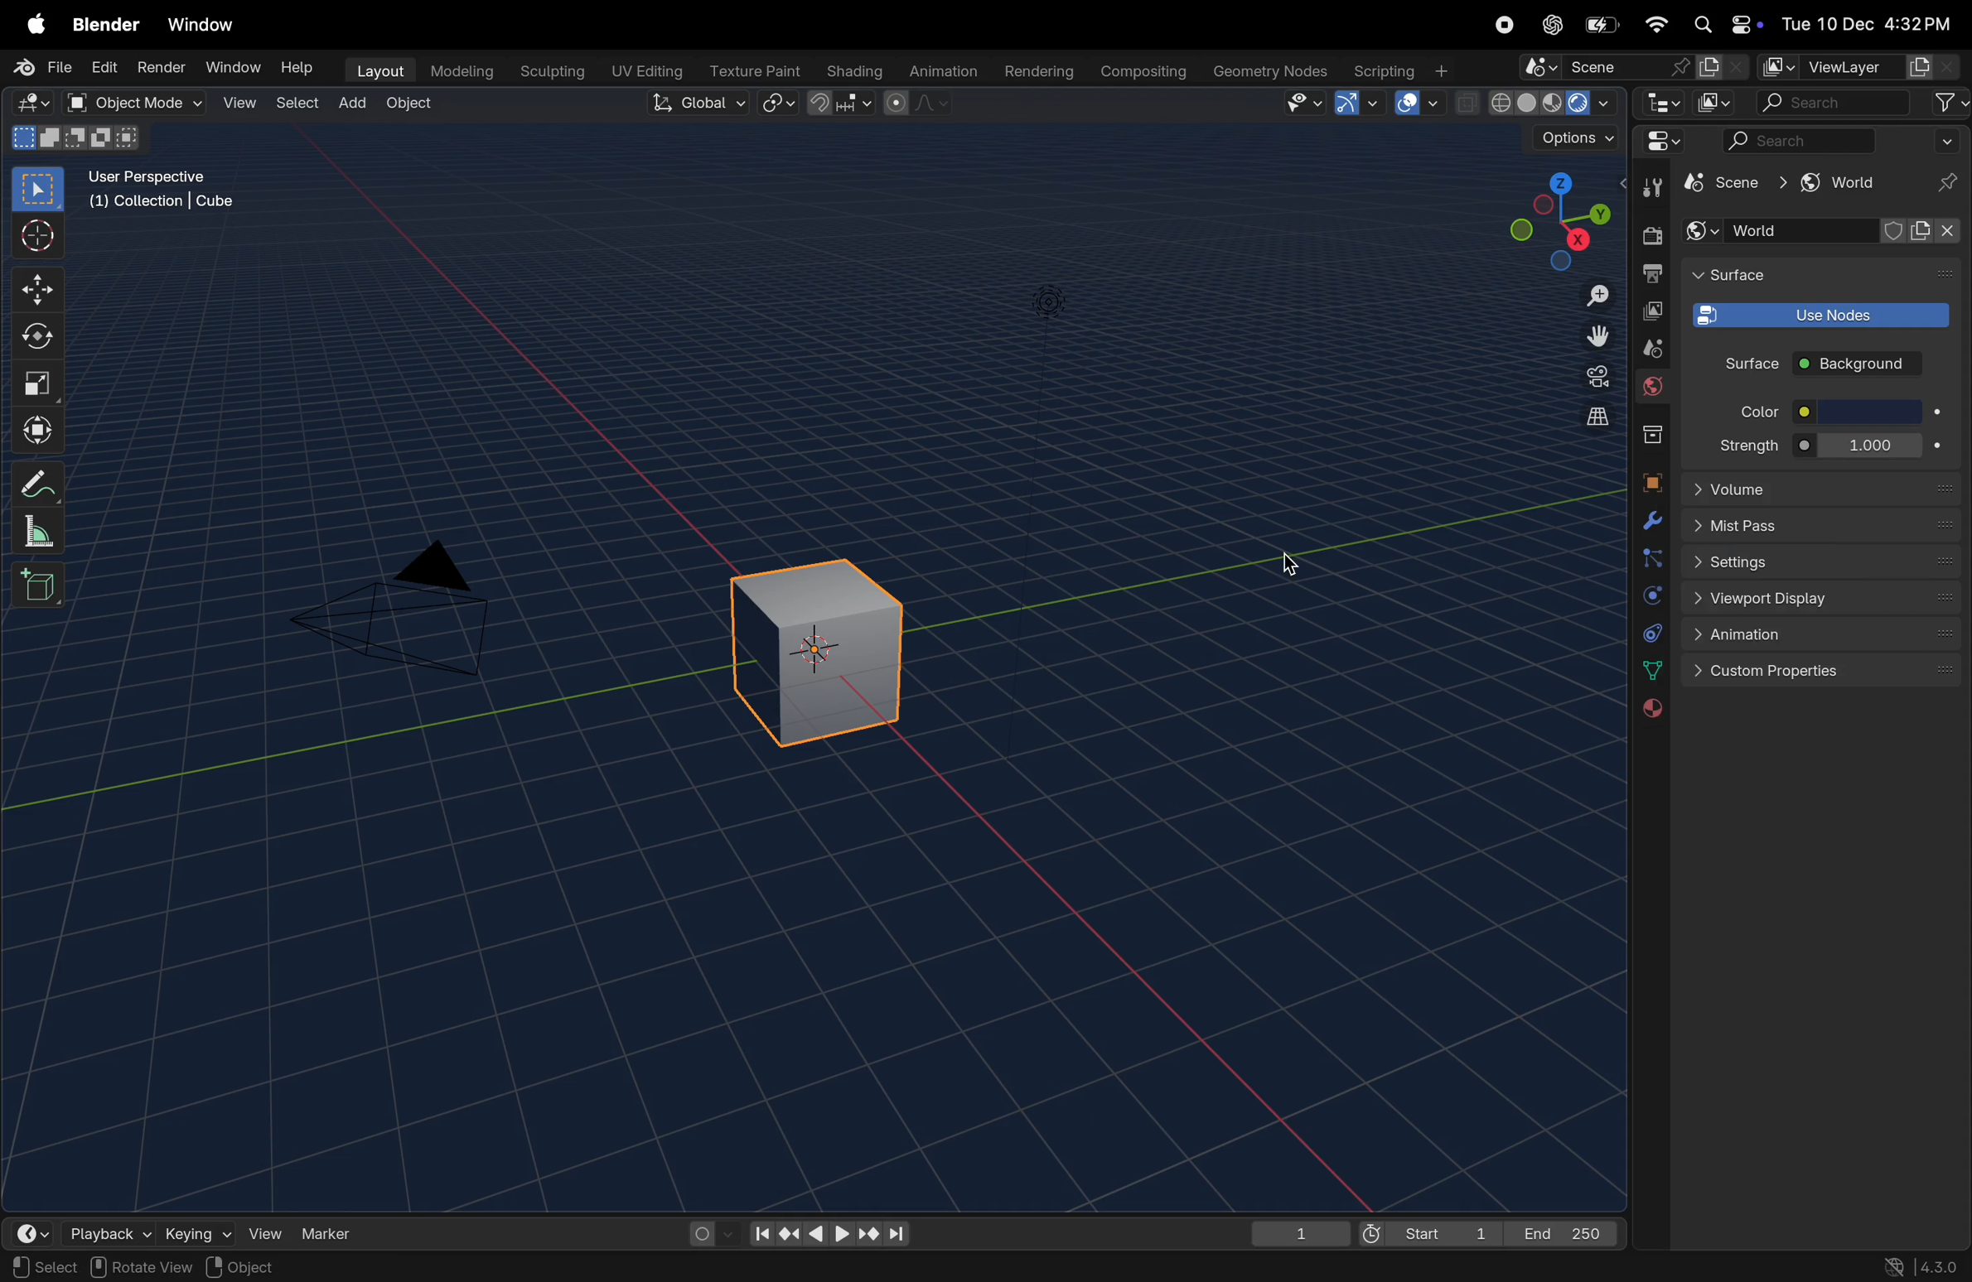 Image resolution: width=1972 pixels, height=1282 pixels. Describe the element at coordinates (1648, 521) in the screenshot. I see `modifiers` at that location.